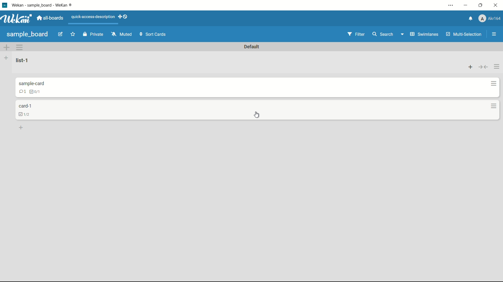 The height and width of the screenshot is (282, 503). Describe the element at coordinates (22, 128) in the screenshot. I see `add card` at that location.